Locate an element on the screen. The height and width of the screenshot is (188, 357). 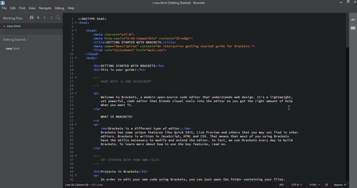
navigate back is located at coordinates (38, 17).